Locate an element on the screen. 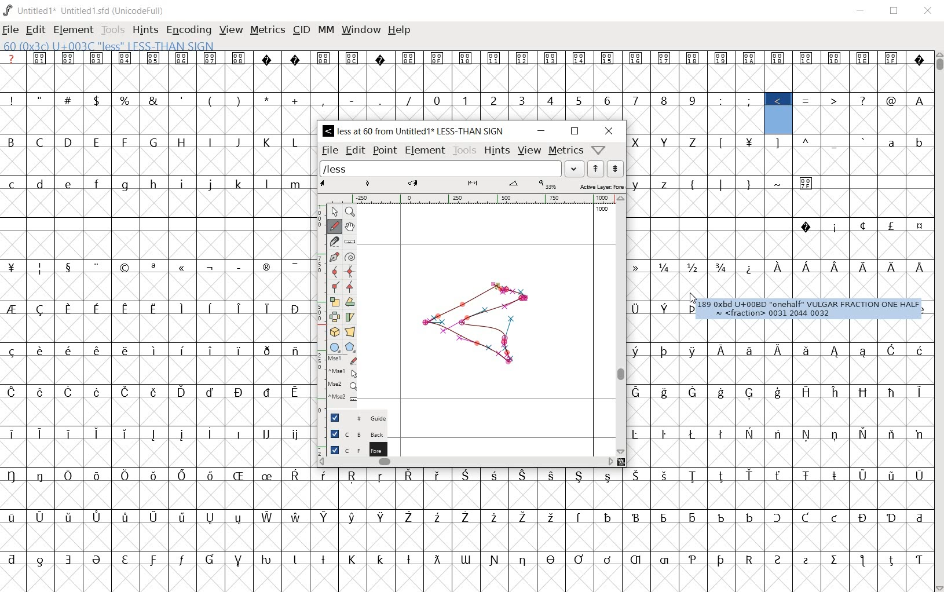 The height and width of the screenshot is (592, 944). empty cells is located at coordinates (158, 160).